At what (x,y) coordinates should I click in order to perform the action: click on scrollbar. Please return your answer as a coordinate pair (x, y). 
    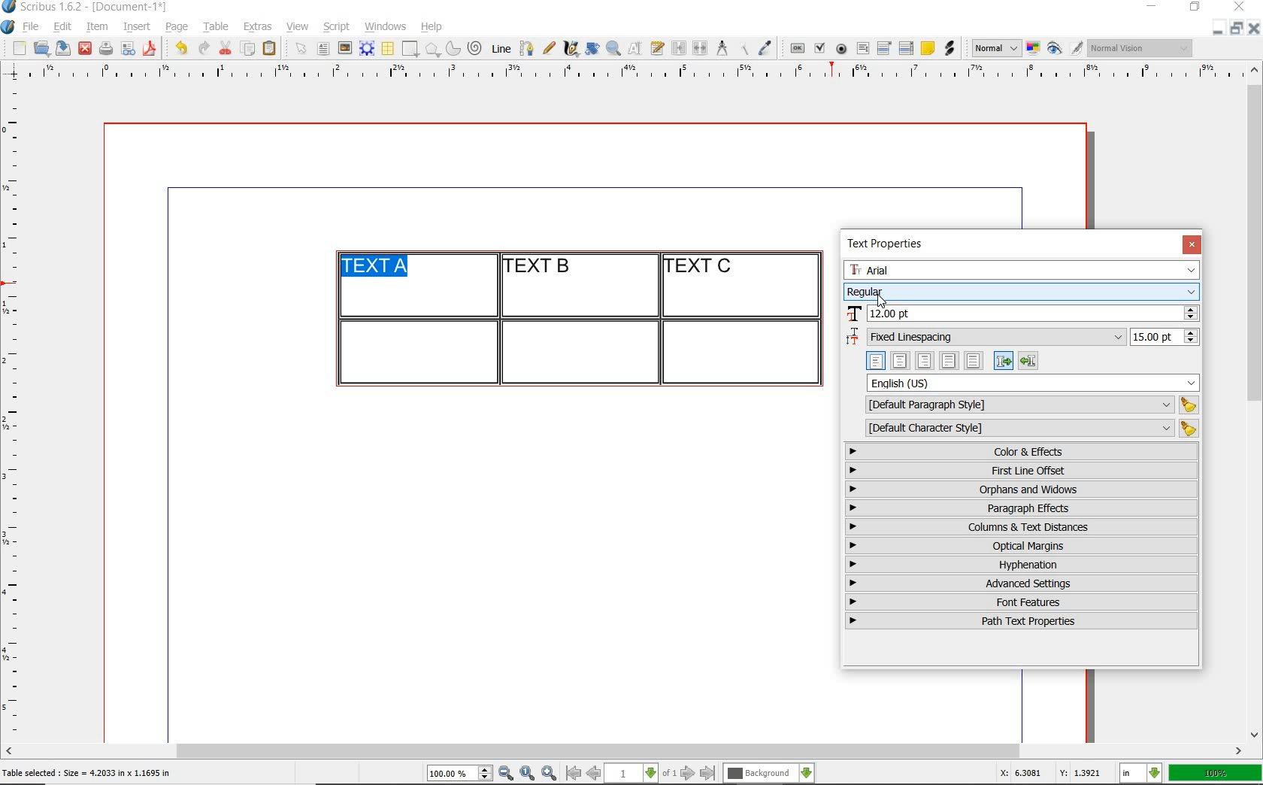
    Looking at the image, I should click on (624, 753).